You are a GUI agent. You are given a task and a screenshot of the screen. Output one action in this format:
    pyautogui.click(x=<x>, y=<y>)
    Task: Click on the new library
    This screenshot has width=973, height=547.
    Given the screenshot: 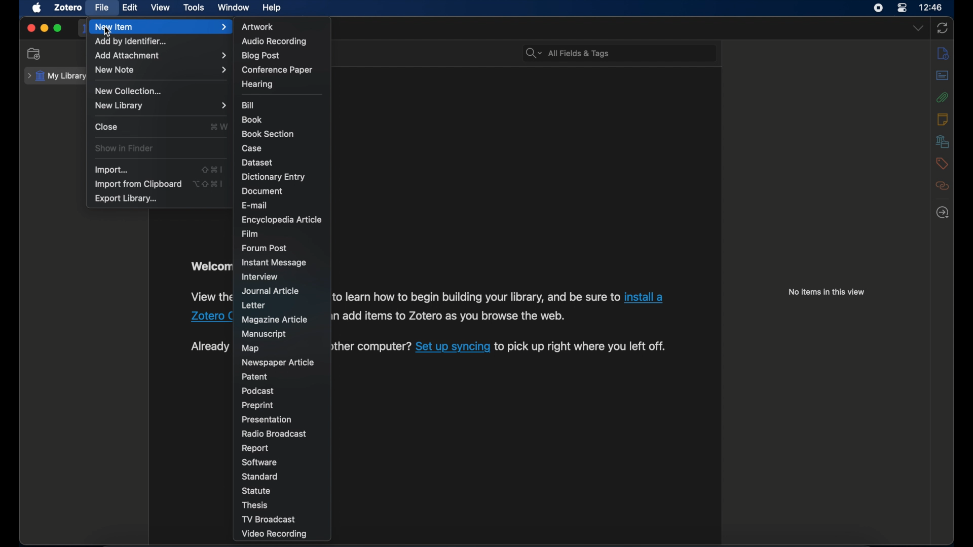 What is the action you would take?
    pyautogui.click(x=161, y=105)
    